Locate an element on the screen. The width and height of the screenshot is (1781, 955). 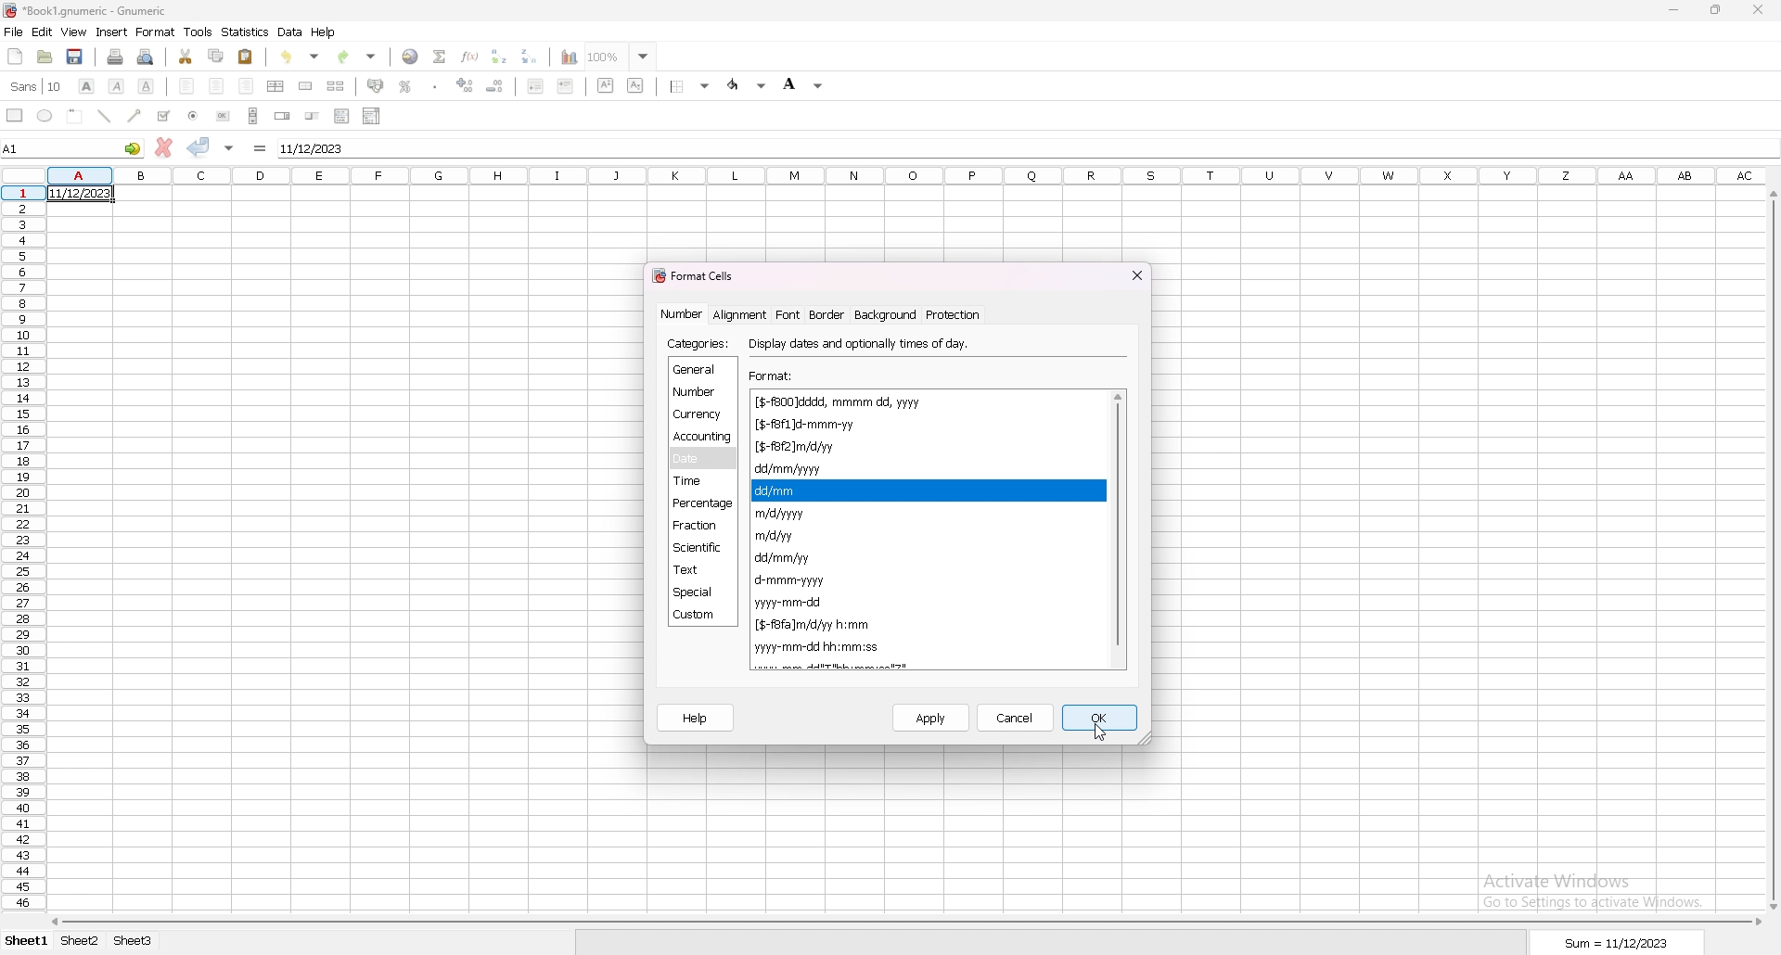
text is located at coordinates (702, 570).